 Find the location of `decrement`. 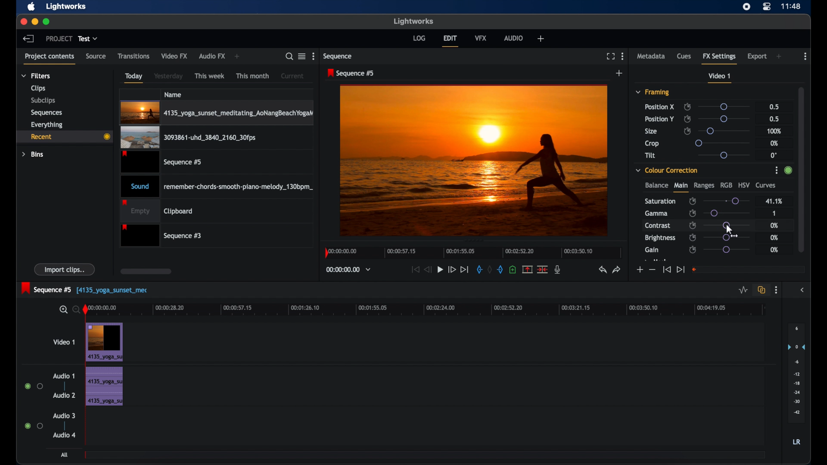

decrement is located at coordinates (652, 270).